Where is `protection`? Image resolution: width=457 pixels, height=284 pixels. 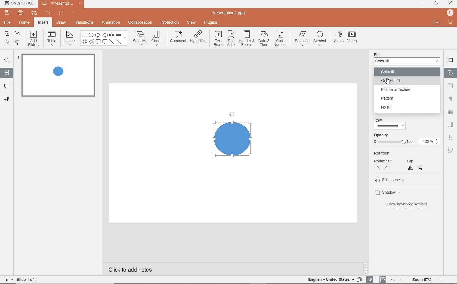
protection is located at coordinates (169, 23).